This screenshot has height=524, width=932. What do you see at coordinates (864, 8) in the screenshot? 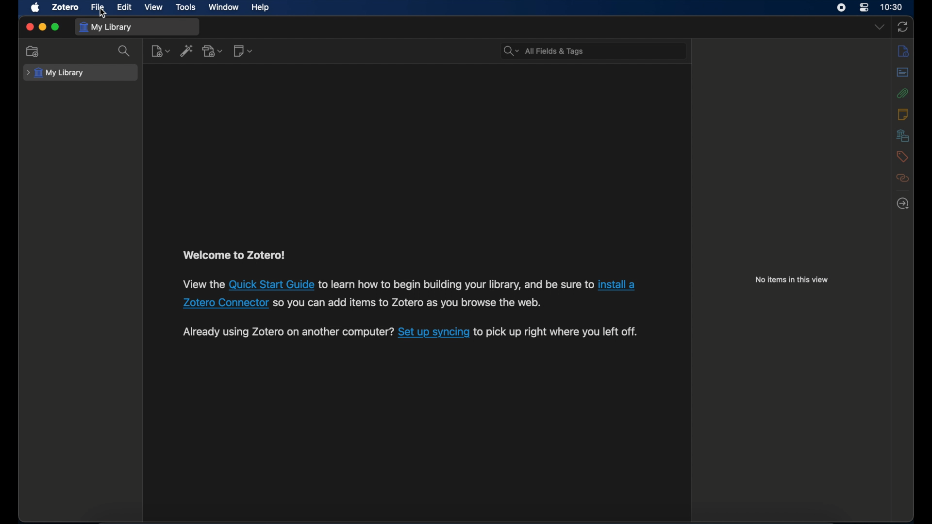
I see `control center` at bounding box center [864, 8].